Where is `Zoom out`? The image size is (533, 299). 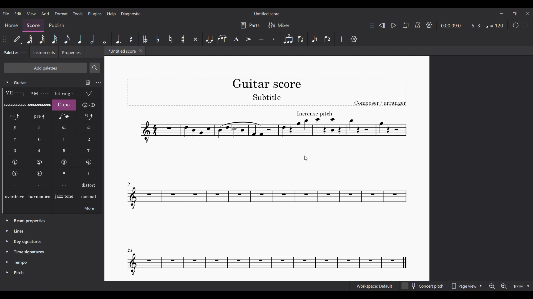
Zoom out is located at coordinates (492, 286).